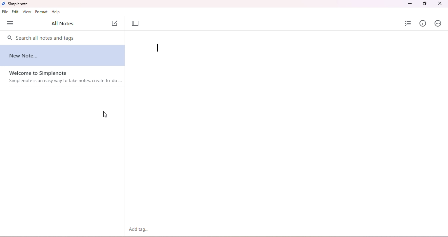 Image resolution: width=448 pixels, height=237 pixels. What do you see at coordinates (56, 12) in the screenshot?
I see `help` at bounding box center [56, 12].